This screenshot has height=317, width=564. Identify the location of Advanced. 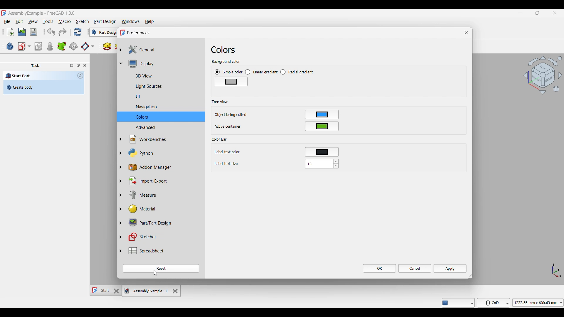
(138, 127).